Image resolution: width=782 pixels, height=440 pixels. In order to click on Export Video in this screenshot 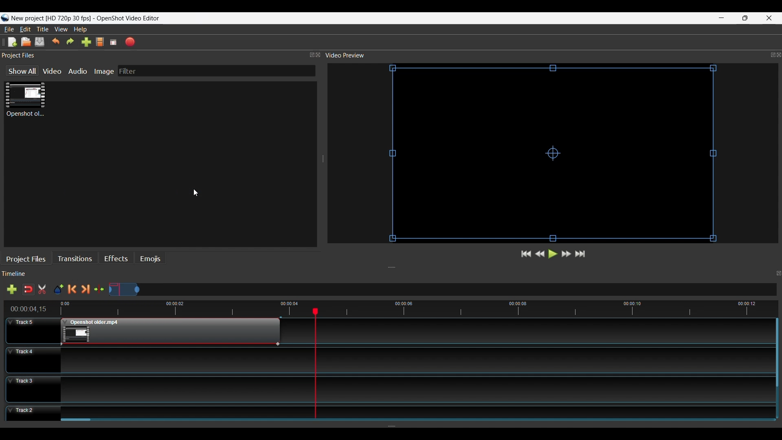, I will do `click(131, 42)`.